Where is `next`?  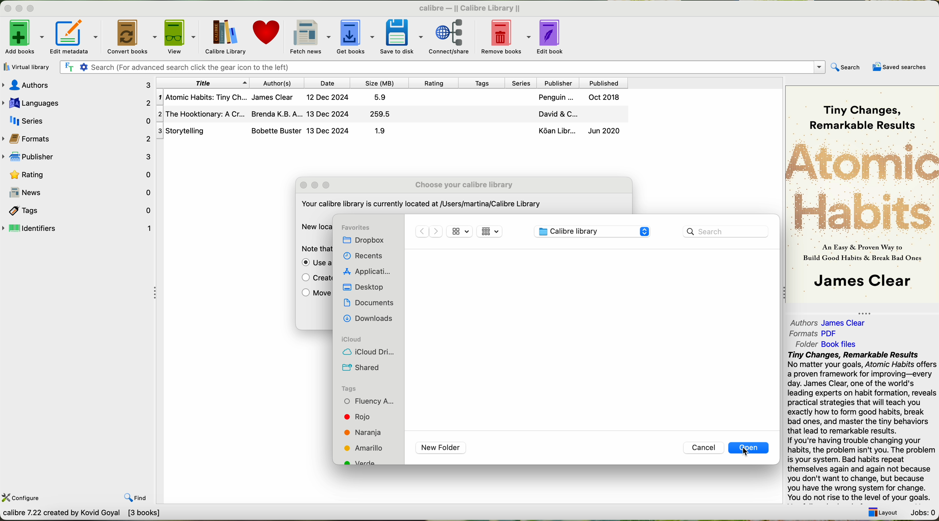 next is located at coordinates (437, 231).